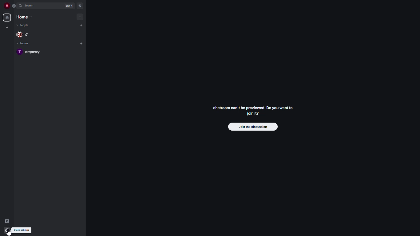  Describe the element at coordinates (10, 232) in the screenshot. I see `cursor` at that location.